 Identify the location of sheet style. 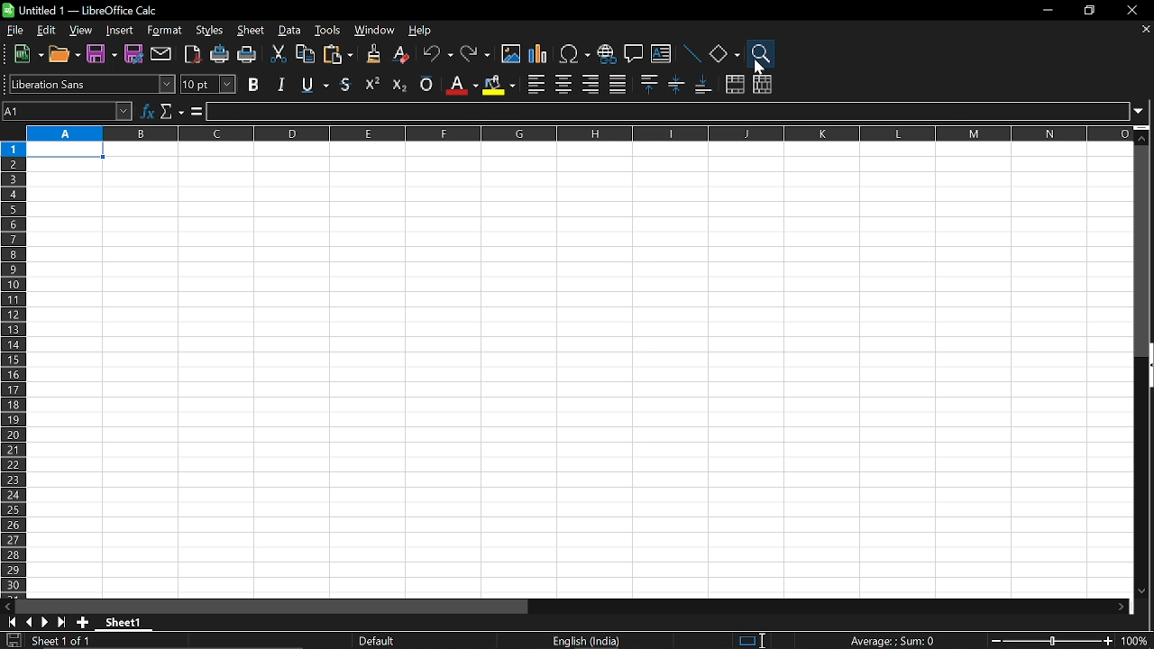
(380, 641).